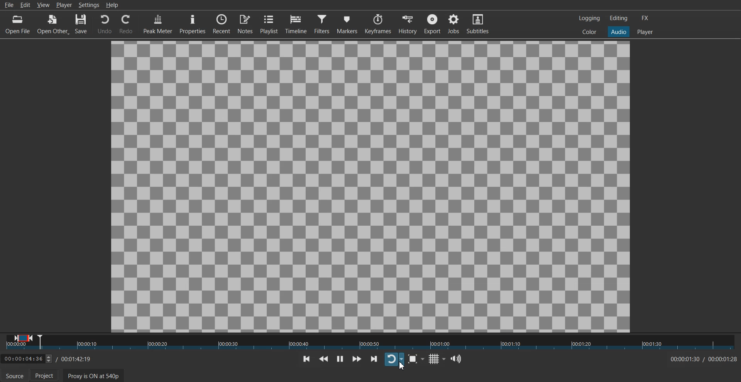  What do you see at coordinates (126, 24) in the screenshot?
I see `Redo` at bounding box center [126, 24].